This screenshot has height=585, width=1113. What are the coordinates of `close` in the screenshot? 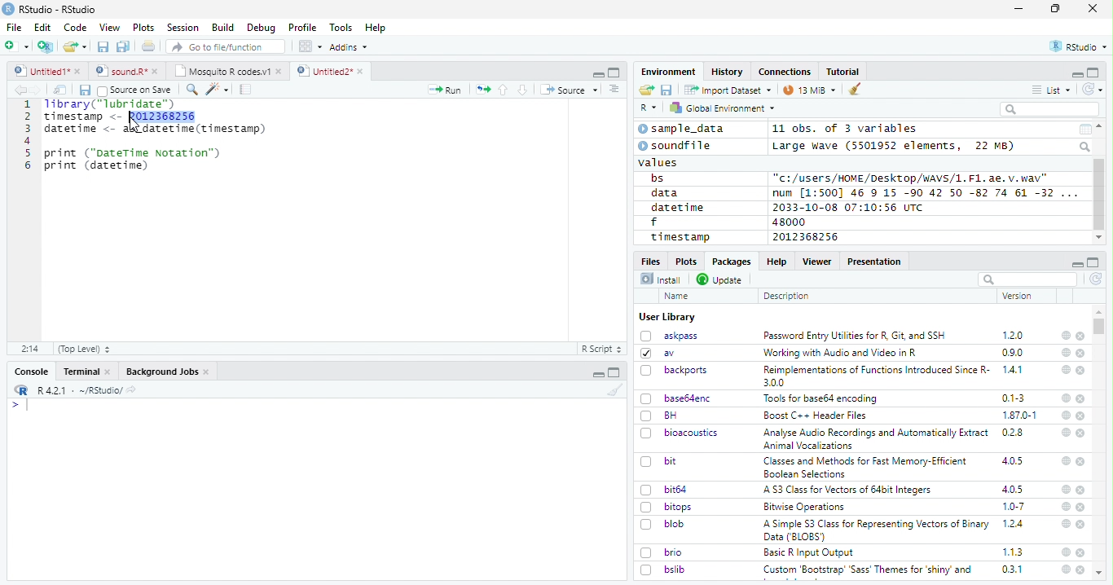 It's located at (1081, 461).